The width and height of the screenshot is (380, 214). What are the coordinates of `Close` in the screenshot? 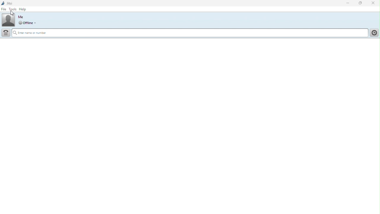 It's located at (373, 3).